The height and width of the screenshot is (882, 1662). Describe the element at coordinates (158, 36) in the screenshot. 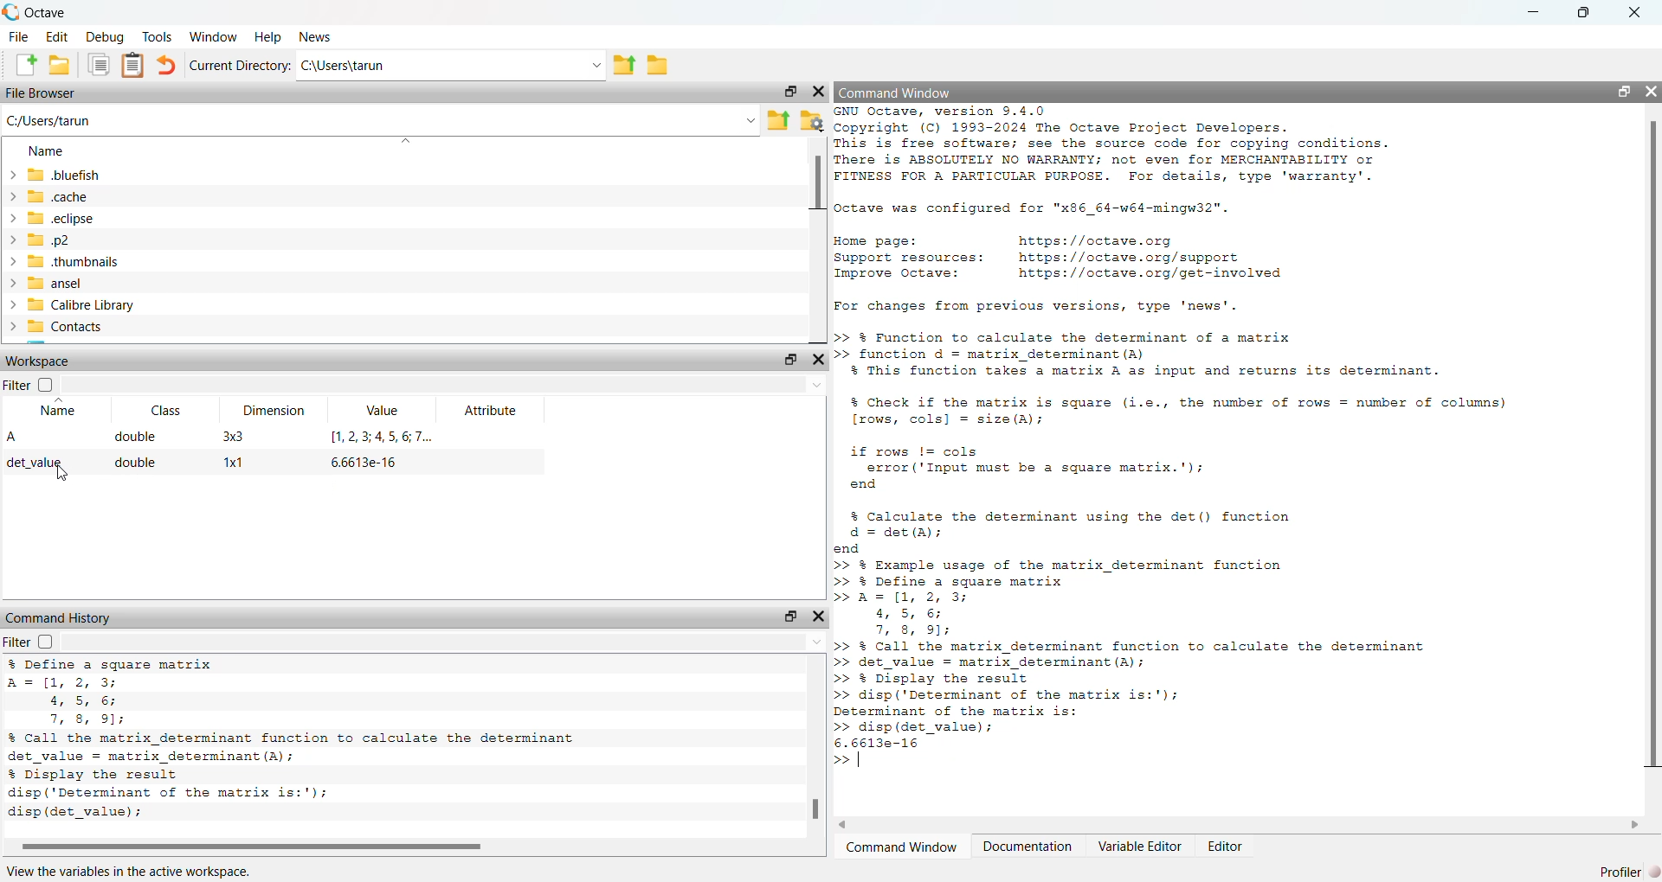

I see `Tools` at that location.